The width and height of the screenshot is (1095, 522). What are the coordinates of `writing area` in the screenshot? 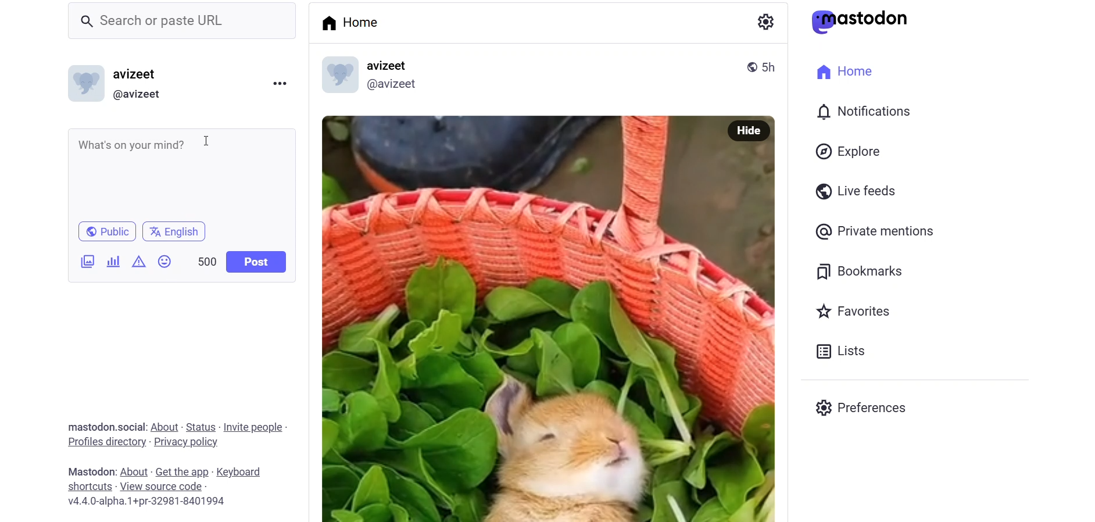 It's located at (184, 171).